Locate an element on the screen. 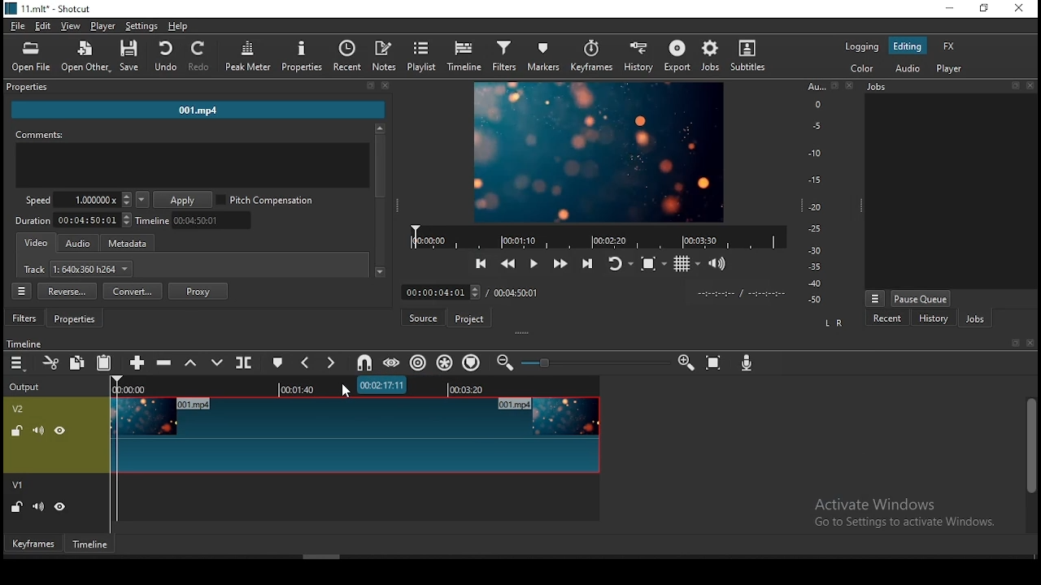  next marker is located at coordinates (331, 364).